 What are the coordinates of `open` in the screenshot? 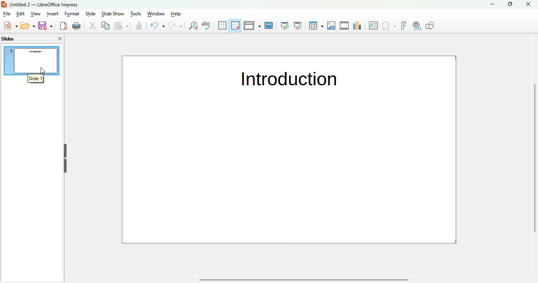 It's located at (28, 26).